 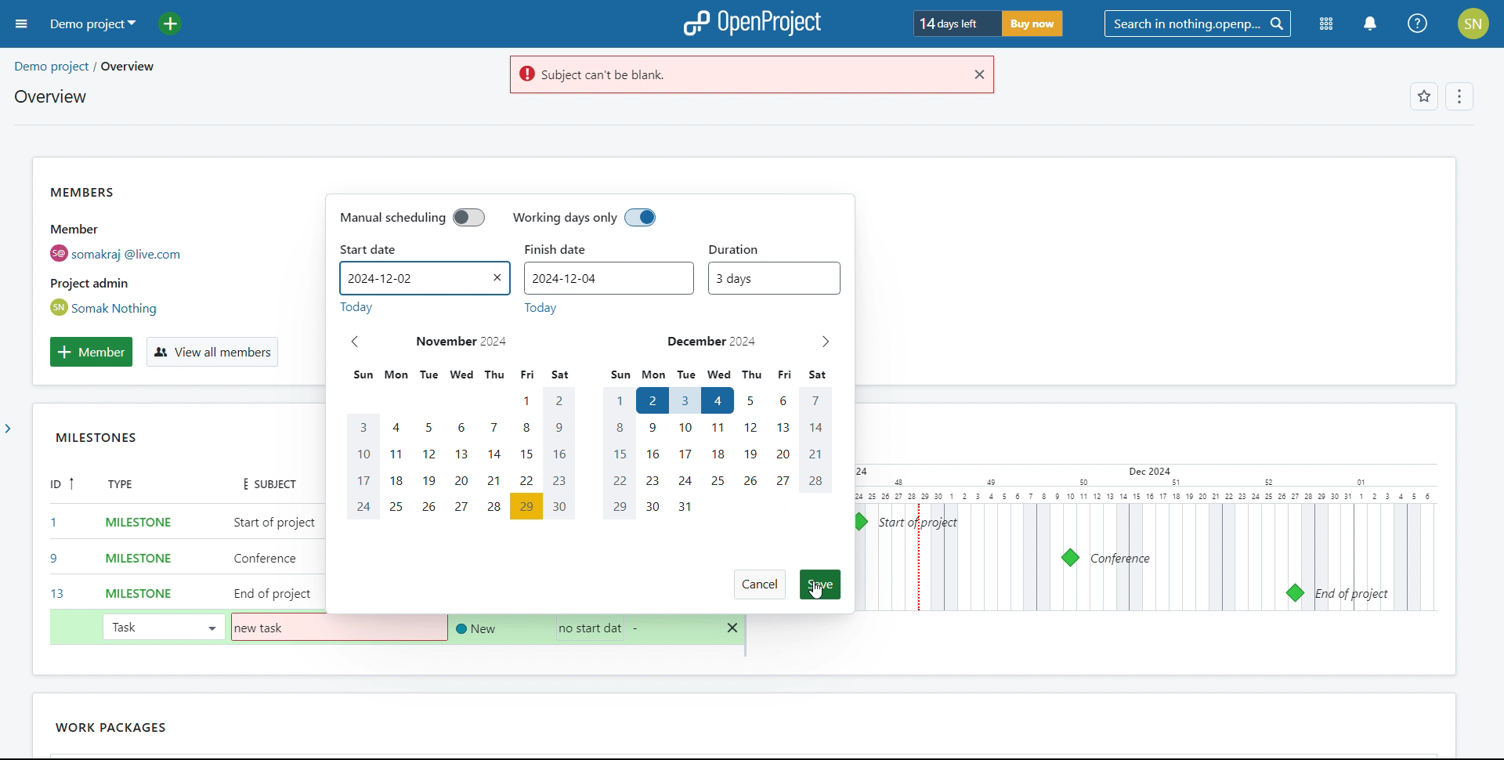 I want to click on duration, so click(x=740, y=245).